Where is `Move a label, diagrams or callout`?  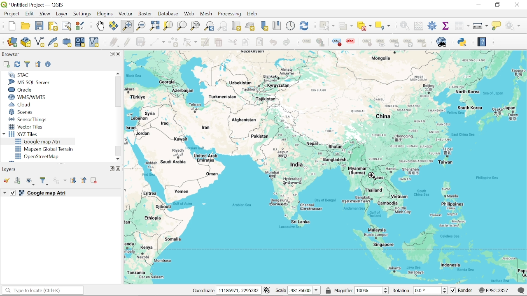 Move a label, diagrams or callout is located at coordinates (394, 44).